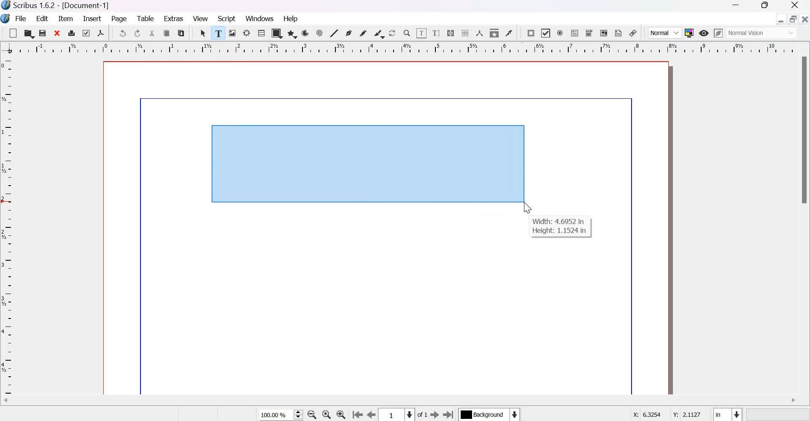 The height and width of the screenshot is (421, 810). What do you see at coordinates (781, 19) in the screenshot?
I see `minimize` at bounding box center [781, 19].